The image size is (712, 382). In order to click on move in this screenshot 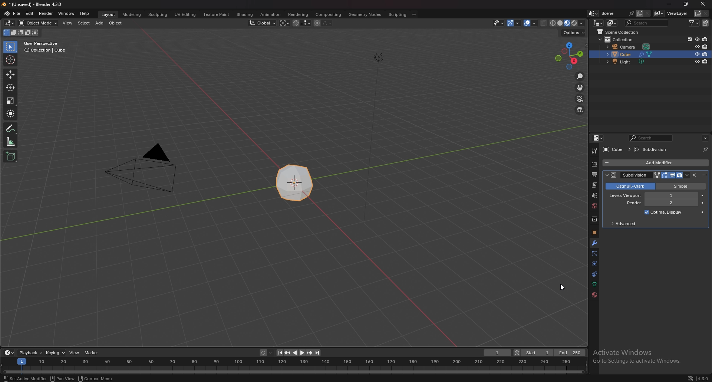, I will do `click(11, 74)`.